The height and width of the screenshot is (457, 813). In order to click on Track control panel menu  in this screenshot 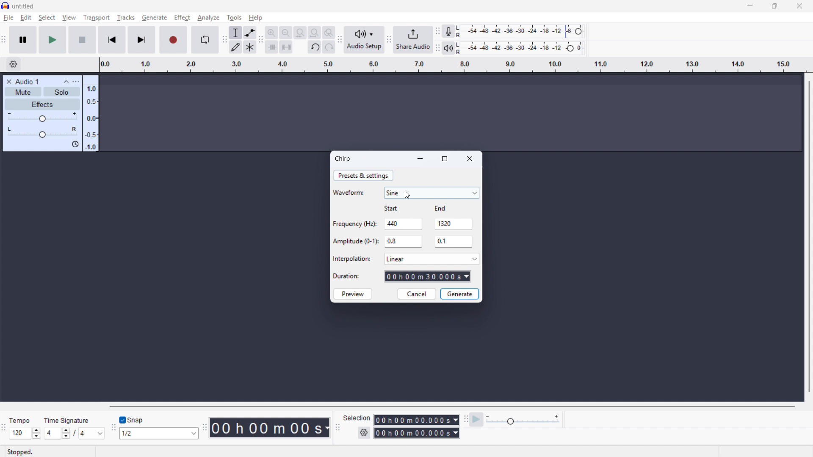, I will do `click(75, 81)`.